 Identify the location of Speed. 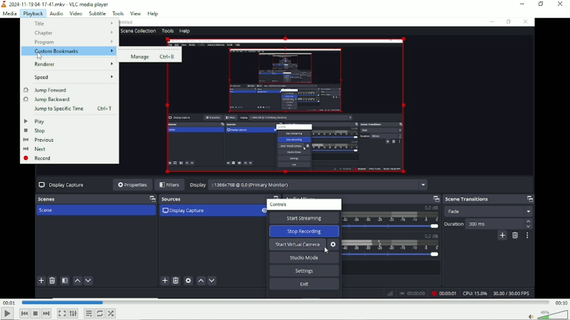
(74, 77).